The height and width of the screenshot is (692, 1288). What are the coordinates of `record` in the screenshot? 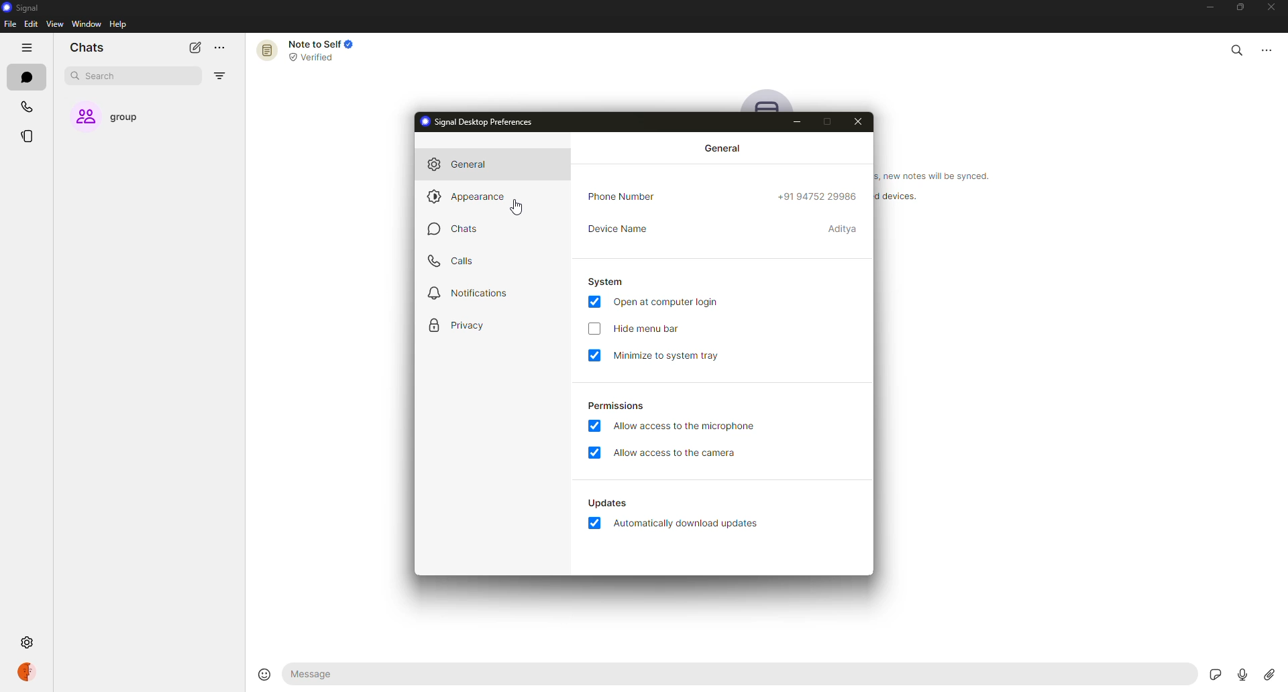 It's located at (1238, 674).